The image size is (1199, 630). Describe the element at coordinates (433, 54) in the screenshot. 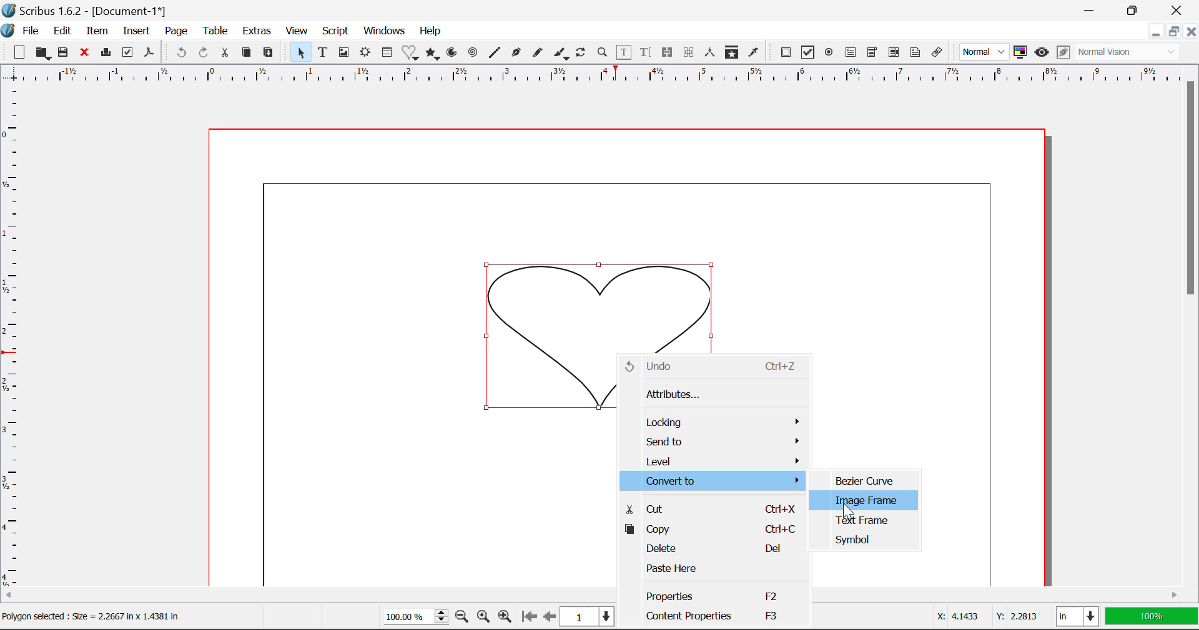

I see `Polygons` at that location.